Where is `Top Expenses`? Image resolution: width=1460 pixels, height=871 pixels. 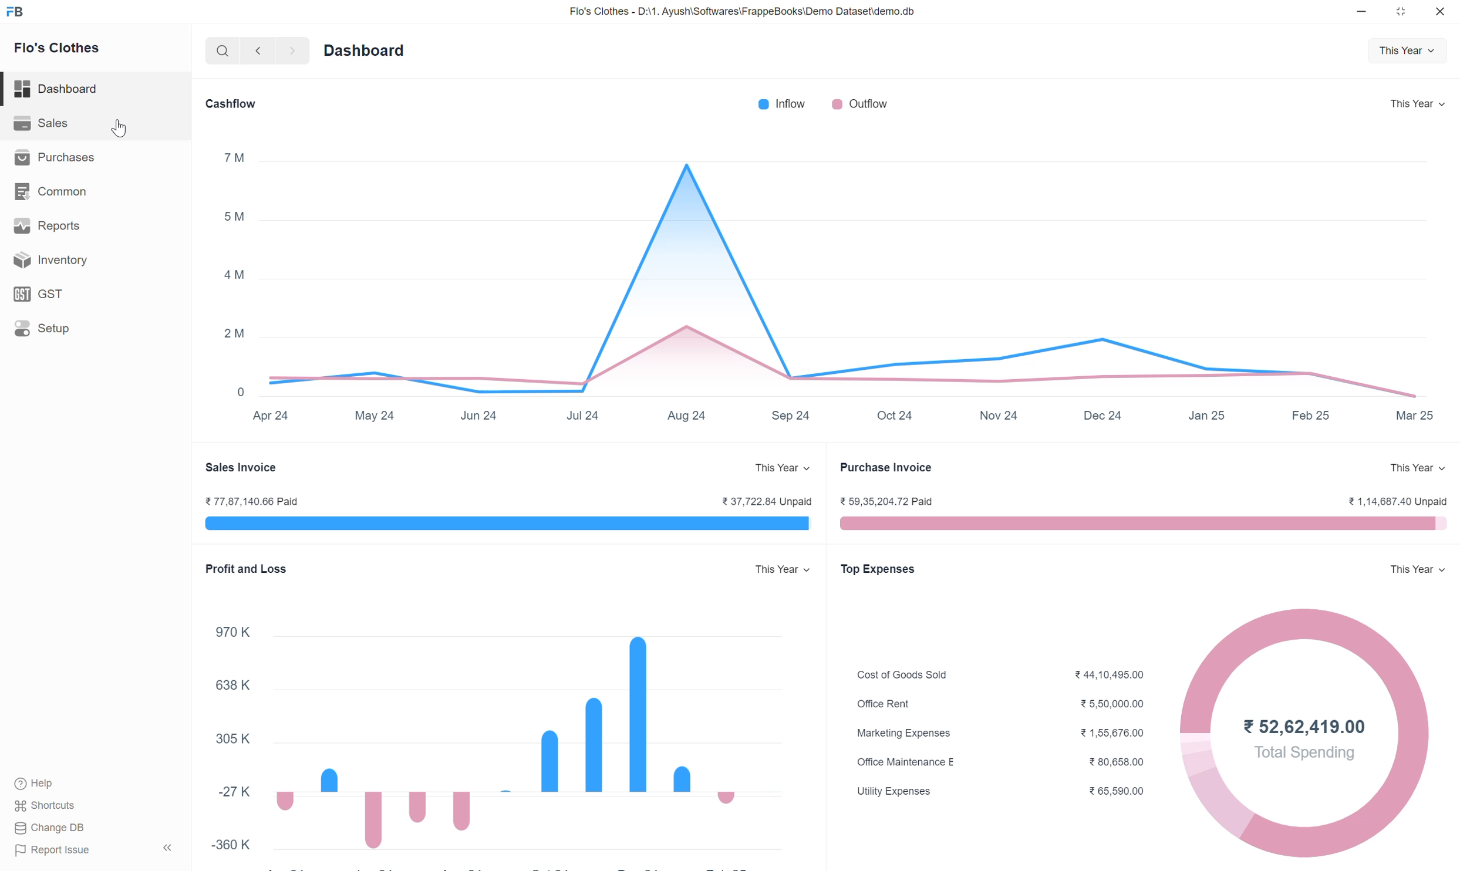
Top Expenses is located at coordinates (874, 568).